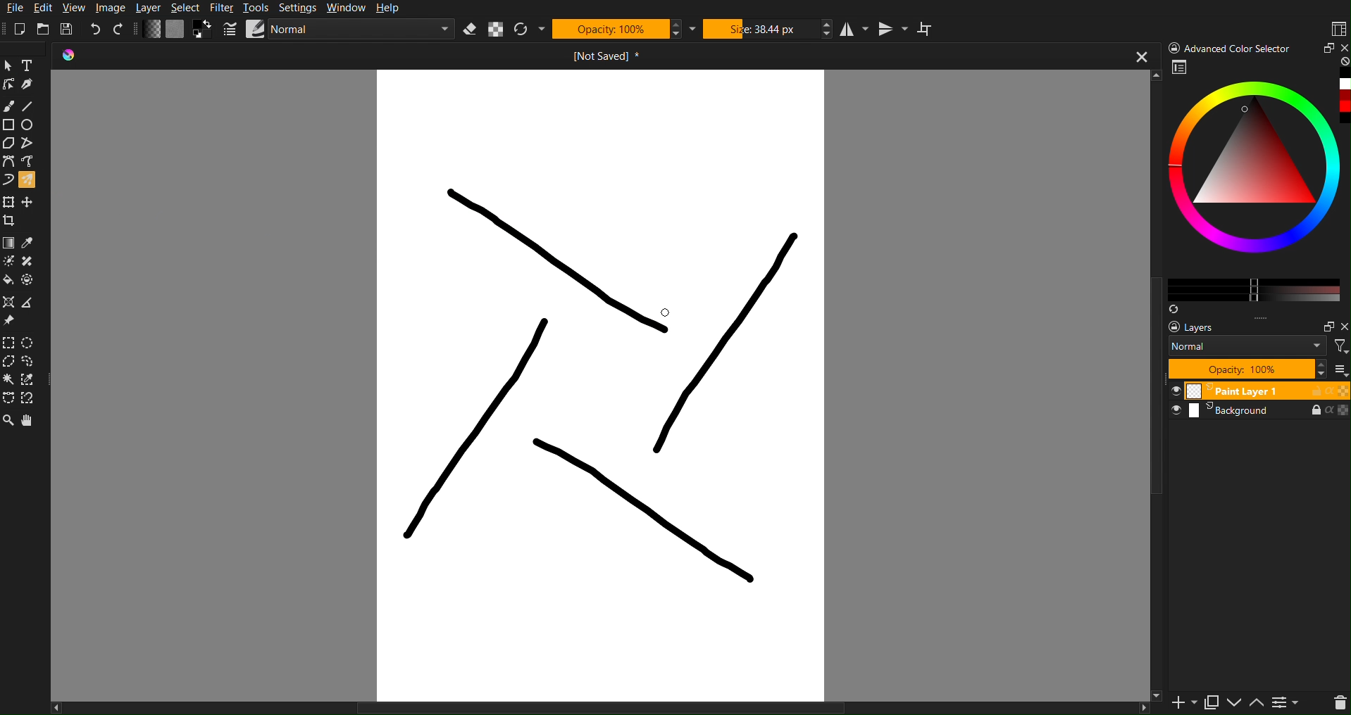  I want to click on Help, so click(393, 8).